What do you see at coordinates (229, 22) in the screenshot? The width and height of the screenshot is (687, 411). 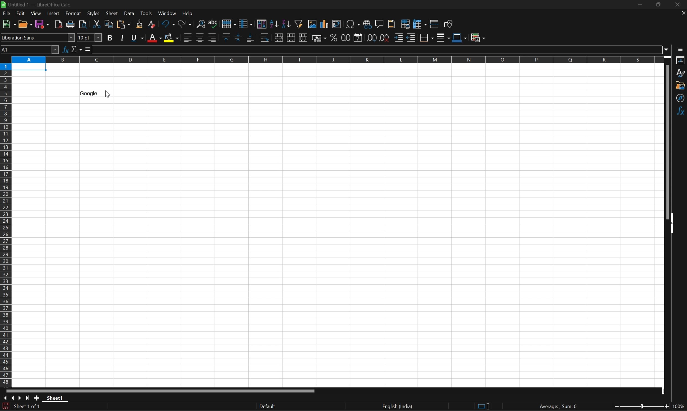 I see `Row` at bounding box center [229, 22].